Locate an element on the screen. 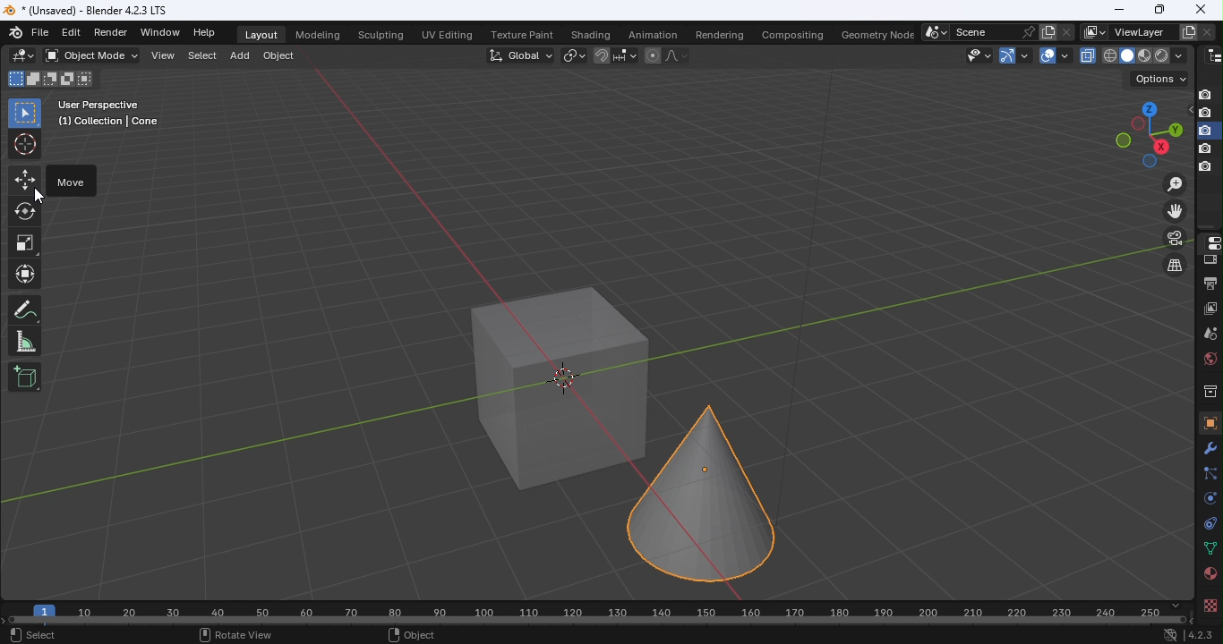  Select is located at coordinates (33, 636).